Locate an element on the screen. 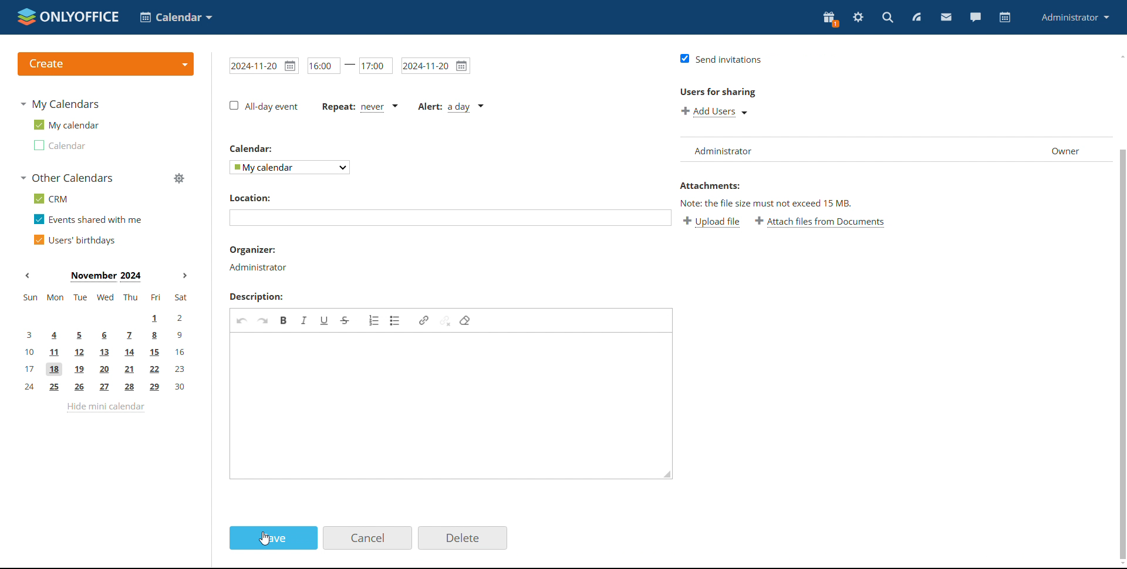  resize box is located at coordinates (667, 474).